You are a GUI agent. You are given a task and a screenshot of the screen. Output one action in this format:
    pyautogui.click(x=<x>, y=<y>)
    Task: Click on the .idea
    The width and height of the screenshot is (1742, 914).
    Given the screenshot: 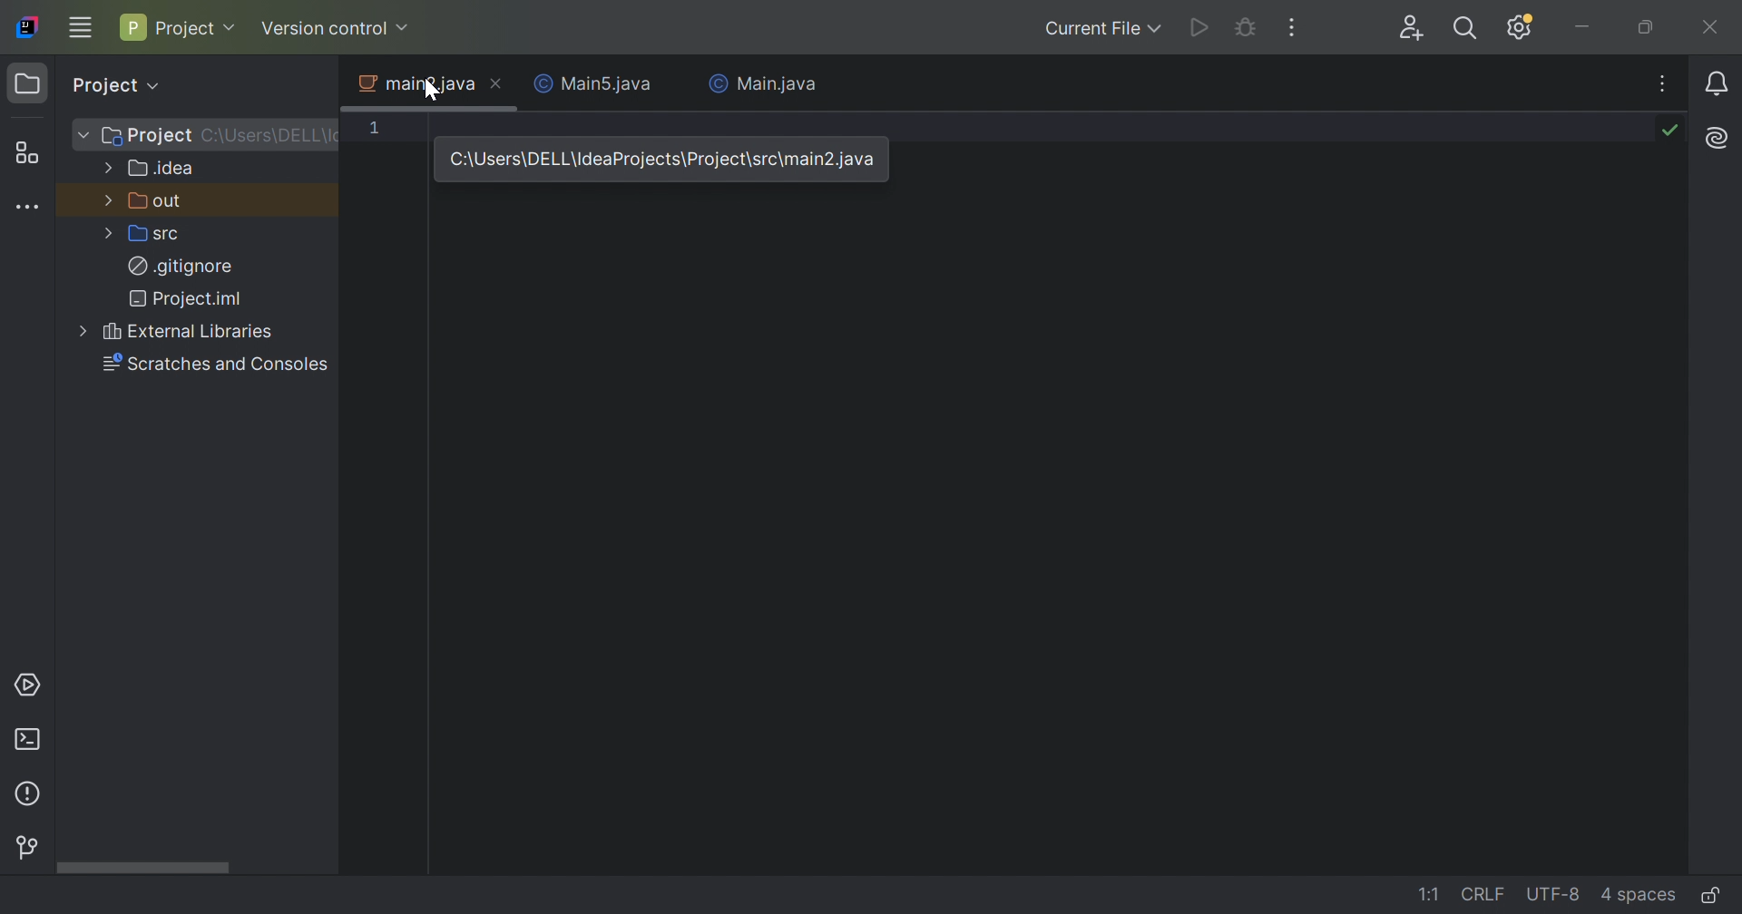 What is the action you would take?
    pyautogui.click(x=163, y=169)
    